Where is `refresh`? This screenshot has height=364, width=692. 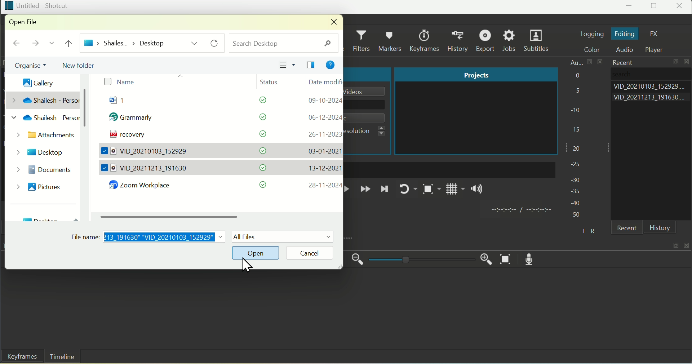 refresh is located at coordinates (216, 43).